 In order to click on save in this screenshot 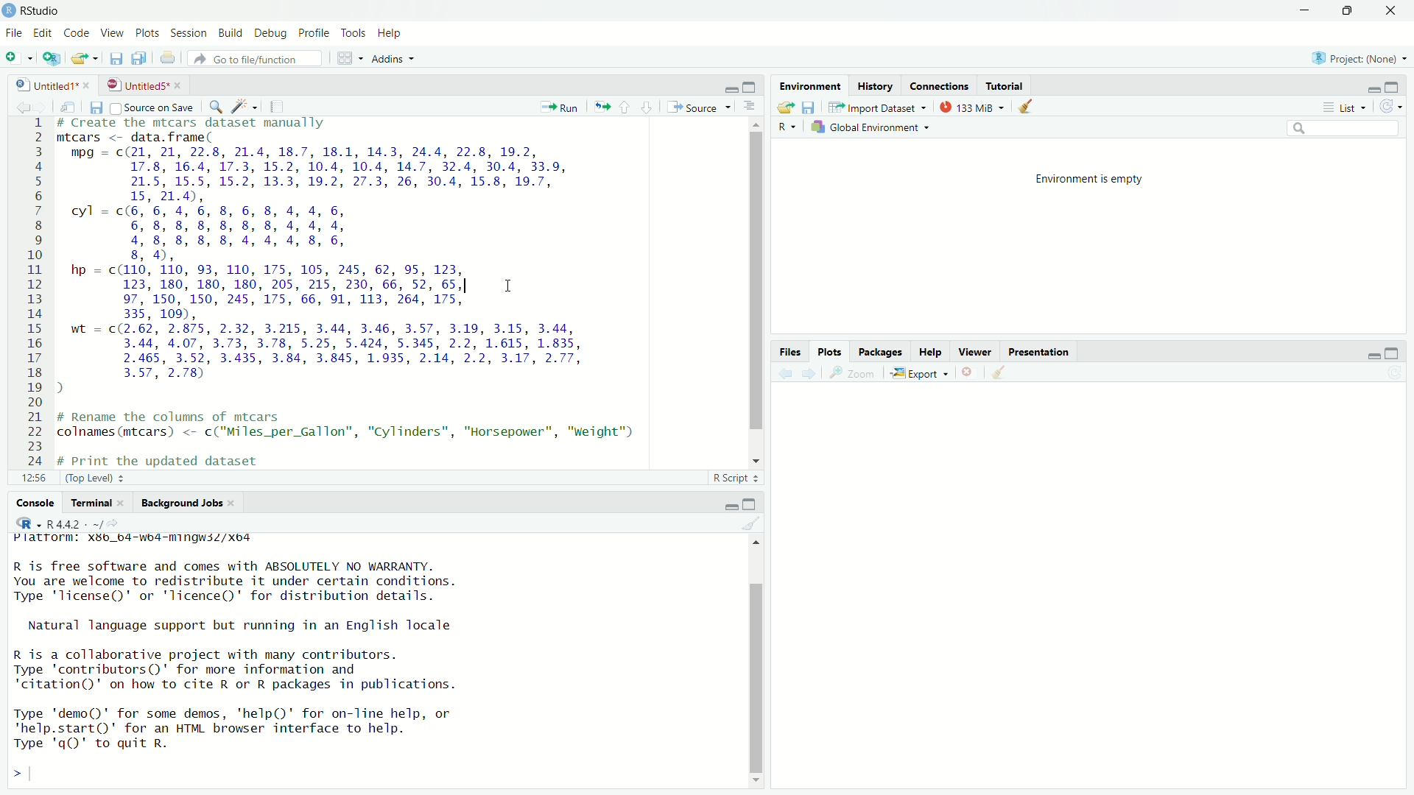, I will do `click(809, 108)`.